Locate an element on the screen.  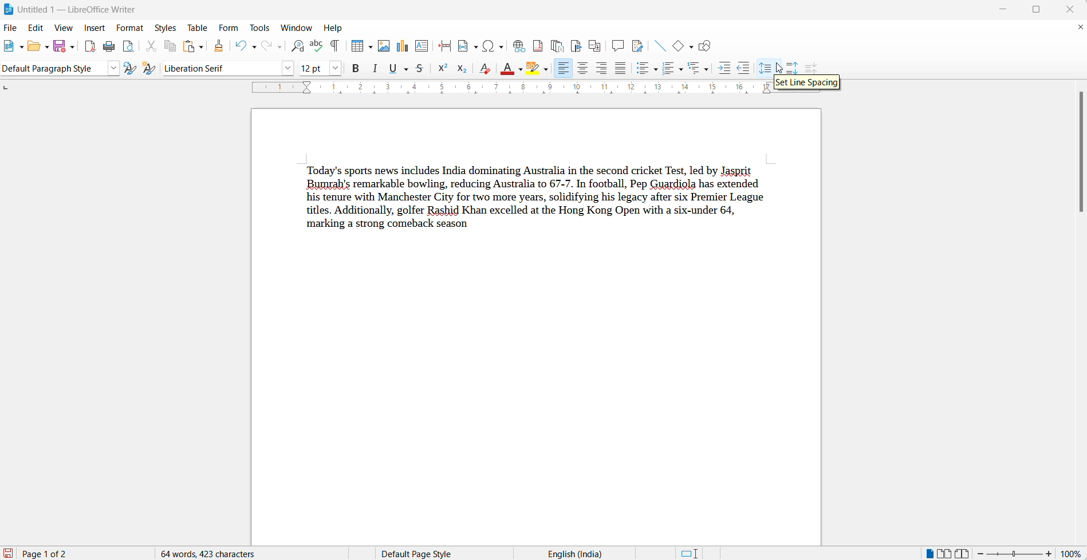
style options is located at coordinates (112, 68).